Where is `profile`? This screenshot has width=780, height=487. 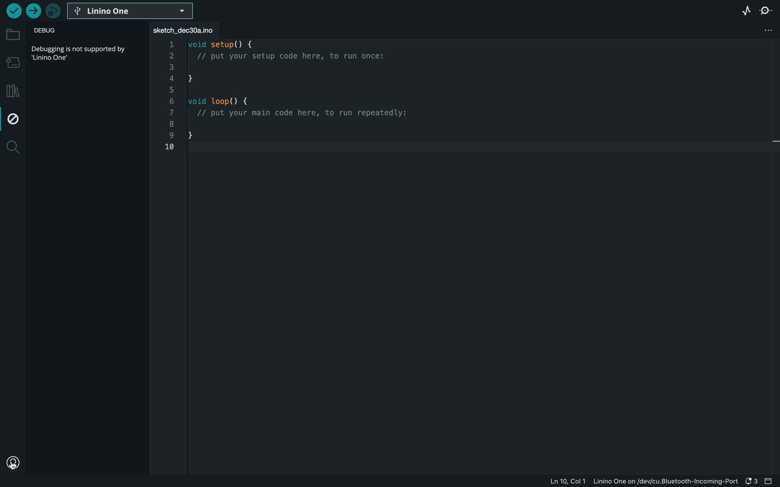 profile is located at coordinates (12, 463).